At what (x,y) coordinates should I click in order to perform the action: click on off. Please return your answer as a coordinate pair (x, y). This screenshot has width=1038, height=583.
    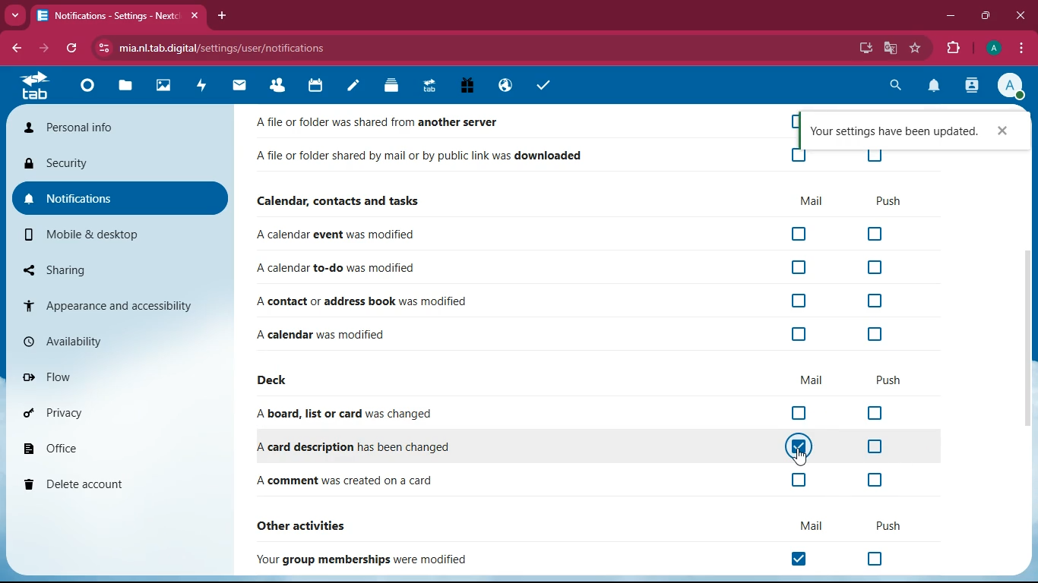
    Looking at the image, I should click on (800, 155).